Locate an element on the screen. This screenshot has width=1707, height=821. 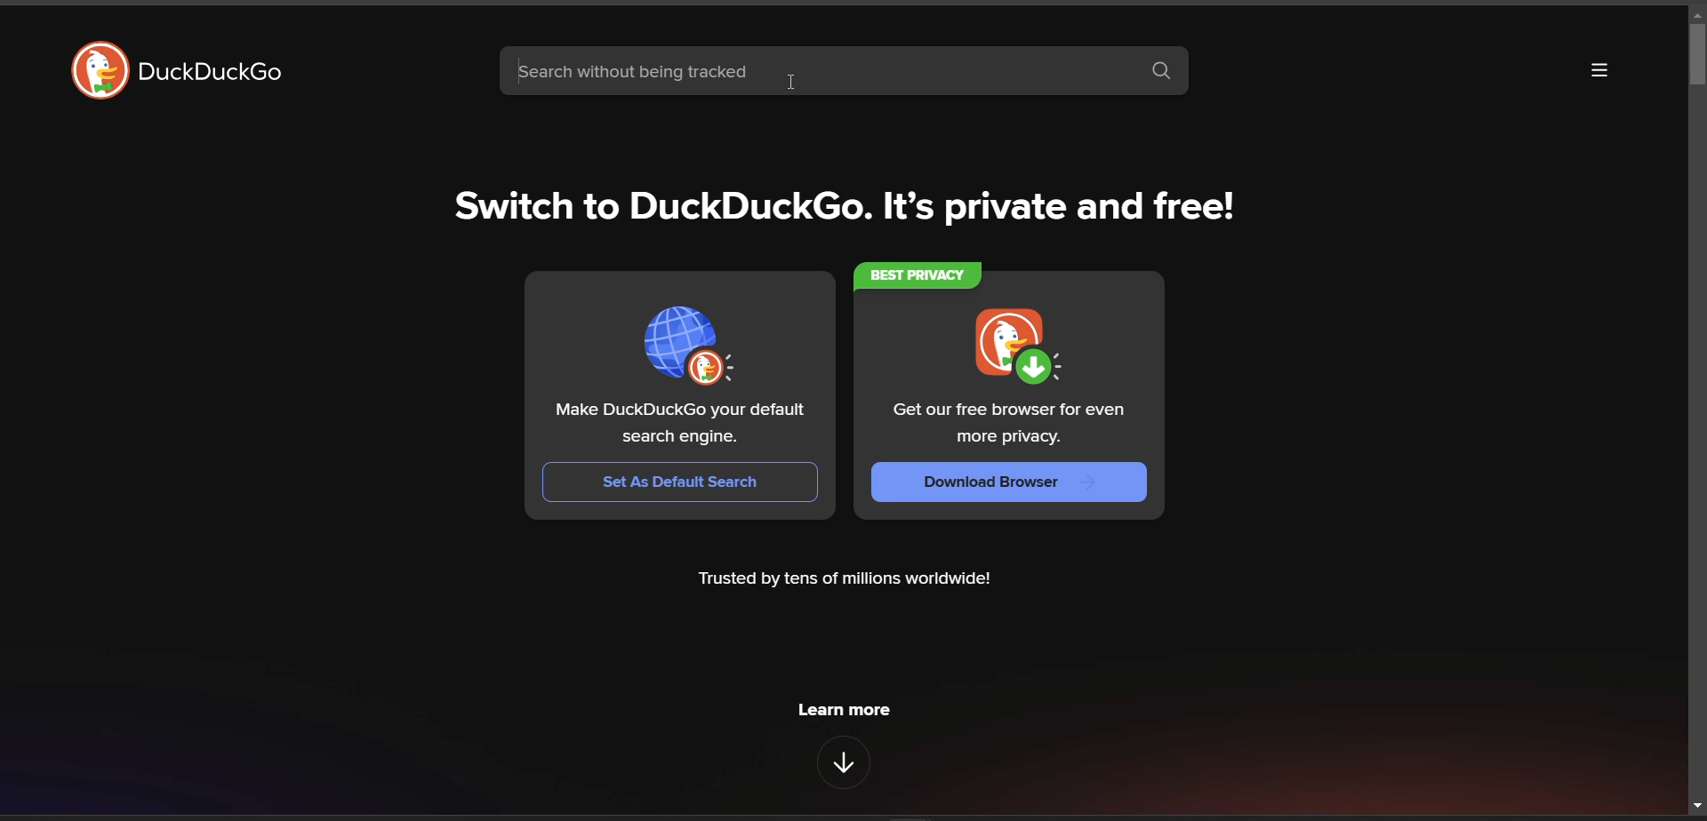
icon is located at coordinates (1006, 344).